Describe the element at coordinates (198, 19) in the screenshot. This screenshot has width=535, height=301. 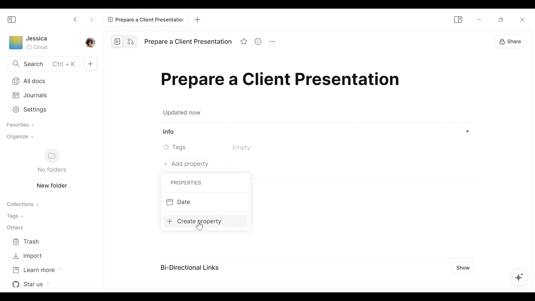
I see `New Tab` at that location.